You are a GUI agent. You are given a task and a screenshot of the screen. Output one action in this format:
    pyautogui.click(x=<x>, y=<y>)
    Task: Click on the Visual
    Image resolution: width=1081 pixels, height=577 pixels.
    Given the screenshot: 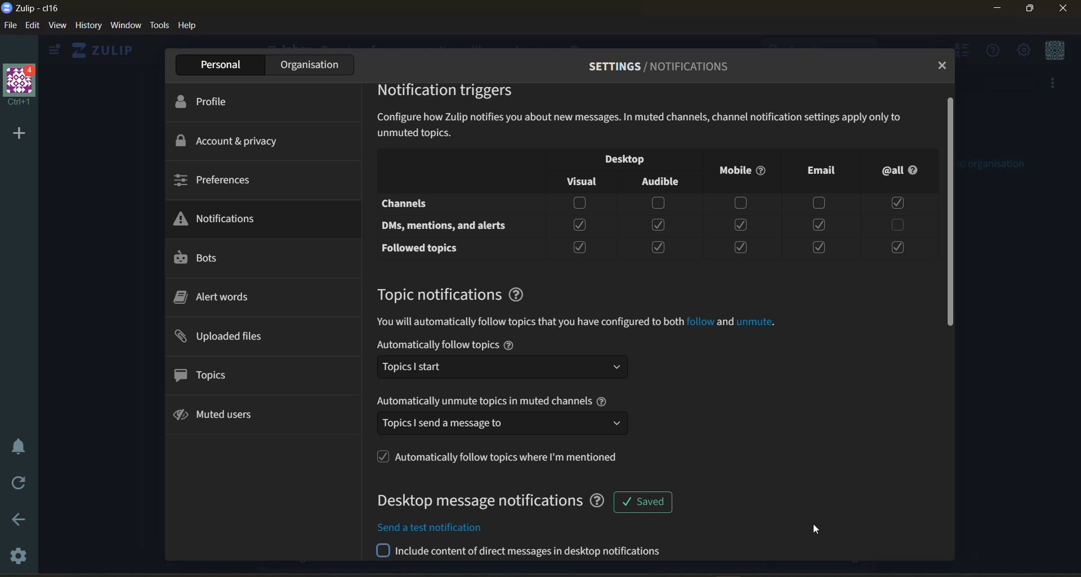 What is the action you would take?
    pyautogui.click(x=577, y=178)
    